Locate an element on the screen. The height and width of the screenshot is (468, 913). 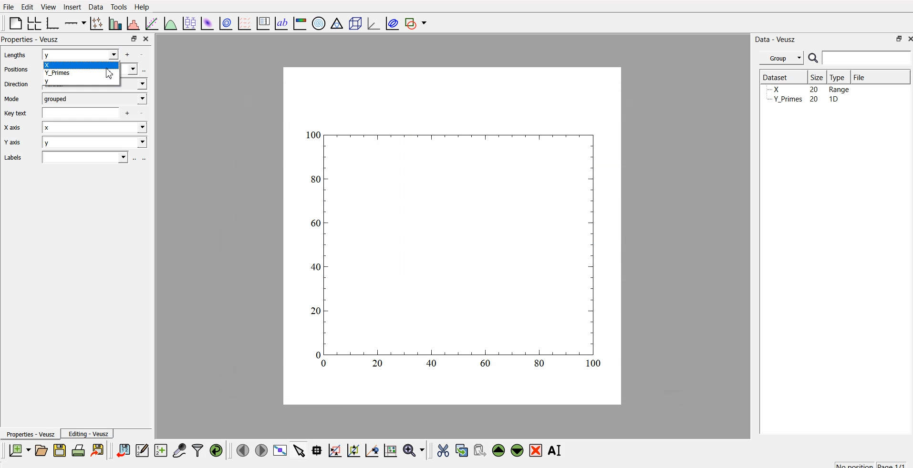
paste the widget from the clipboard is located at coordinates (480, 450).